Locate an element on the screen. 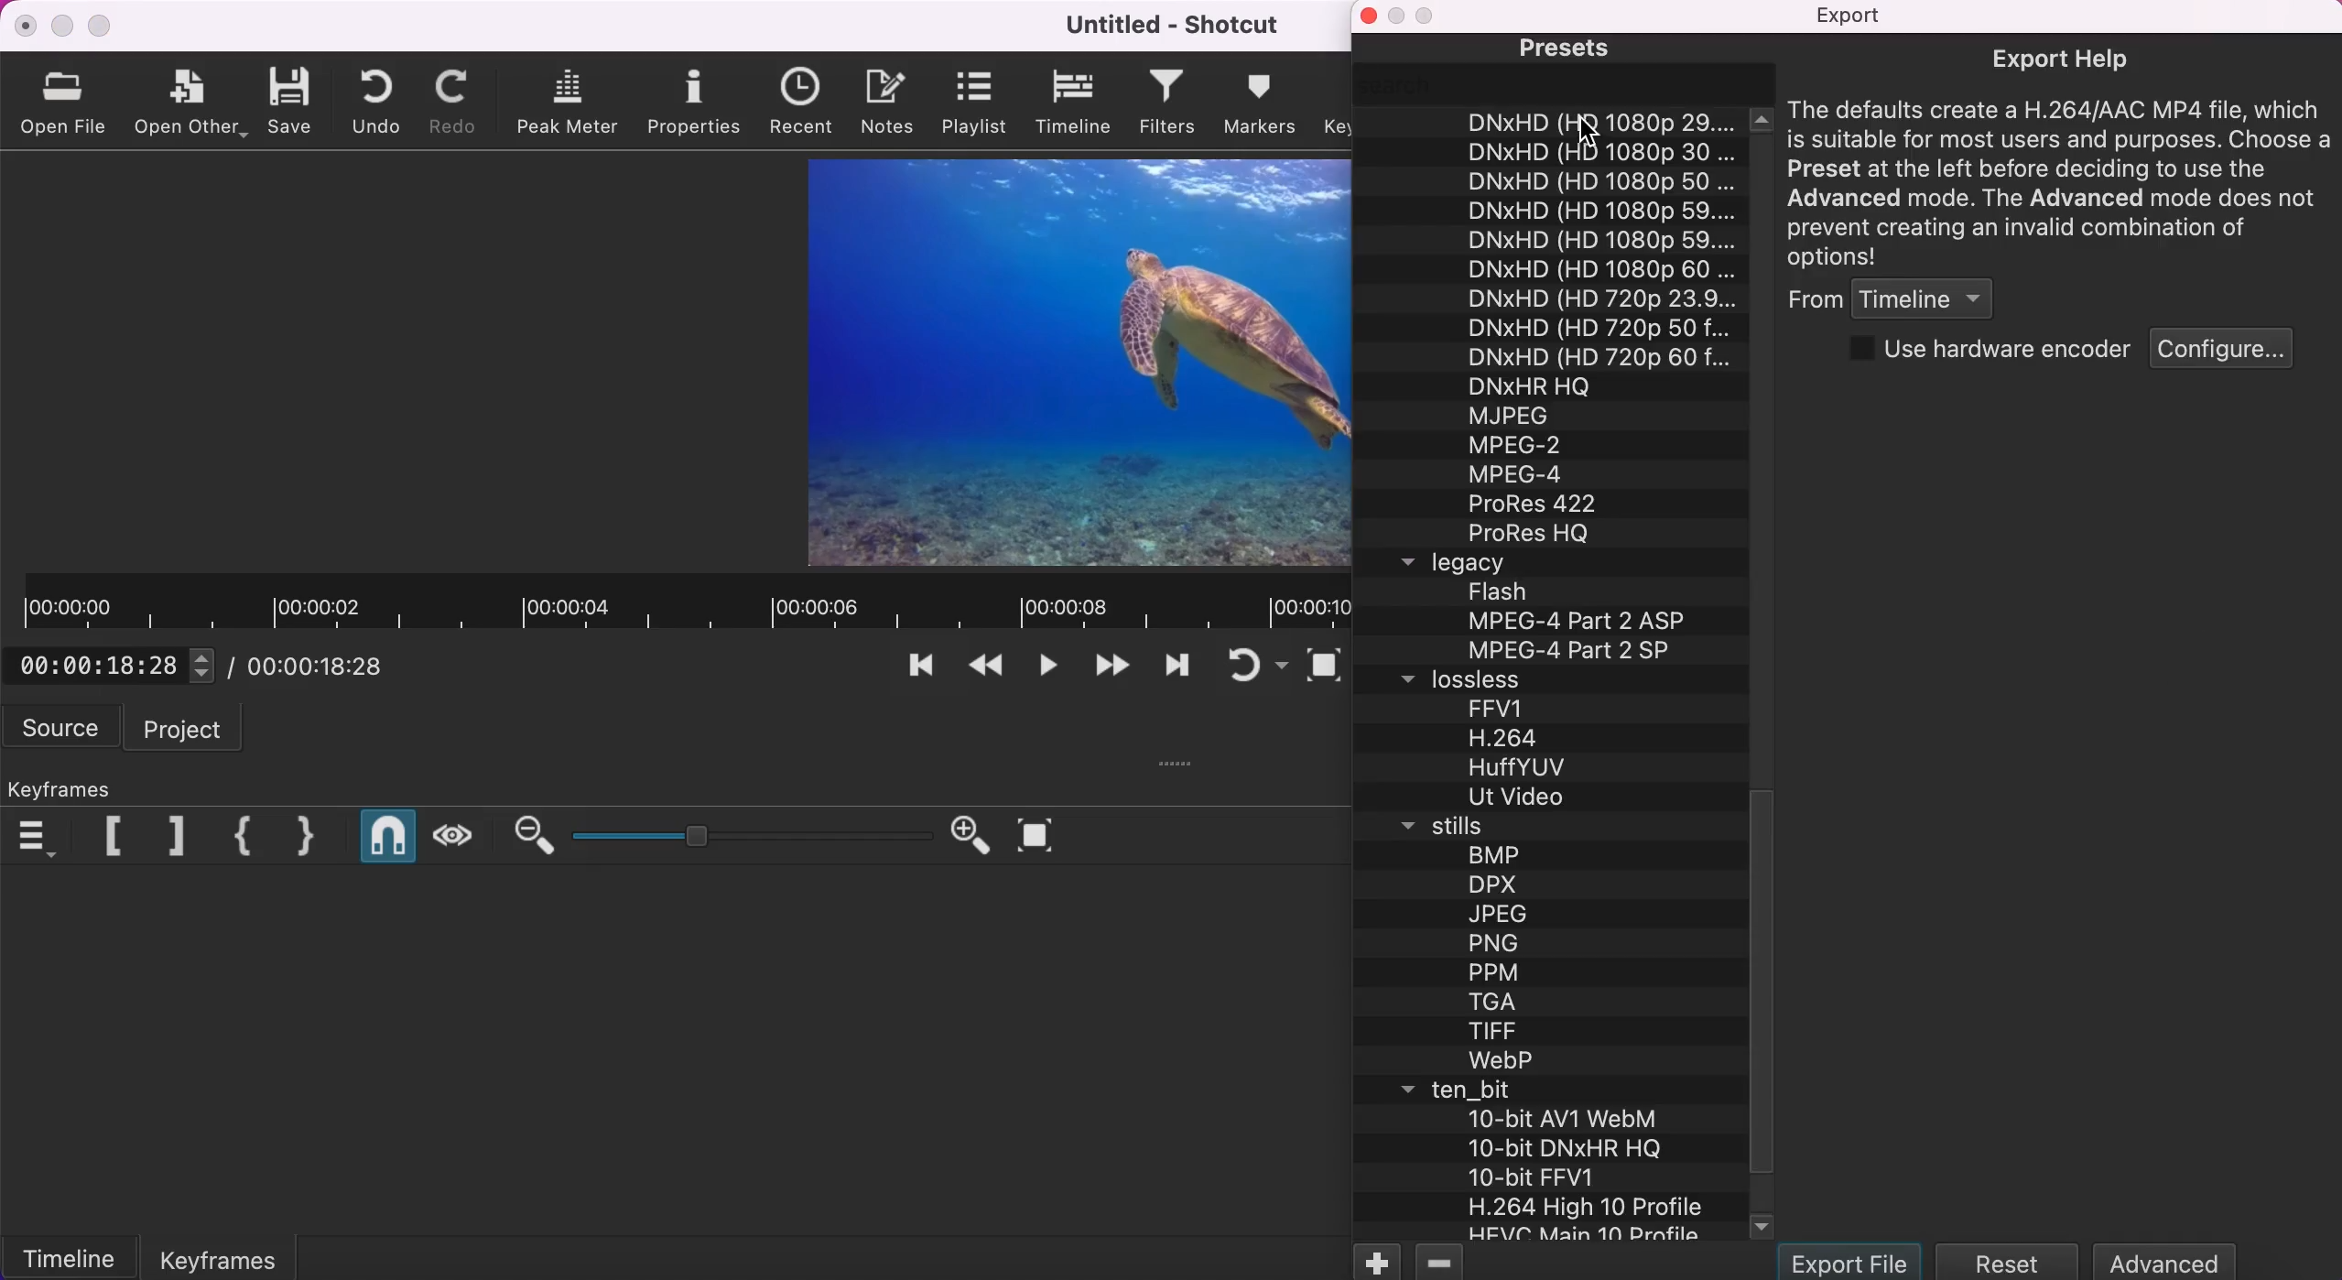  use hardware encoder checkbox is located at coordinates (1988, 349).